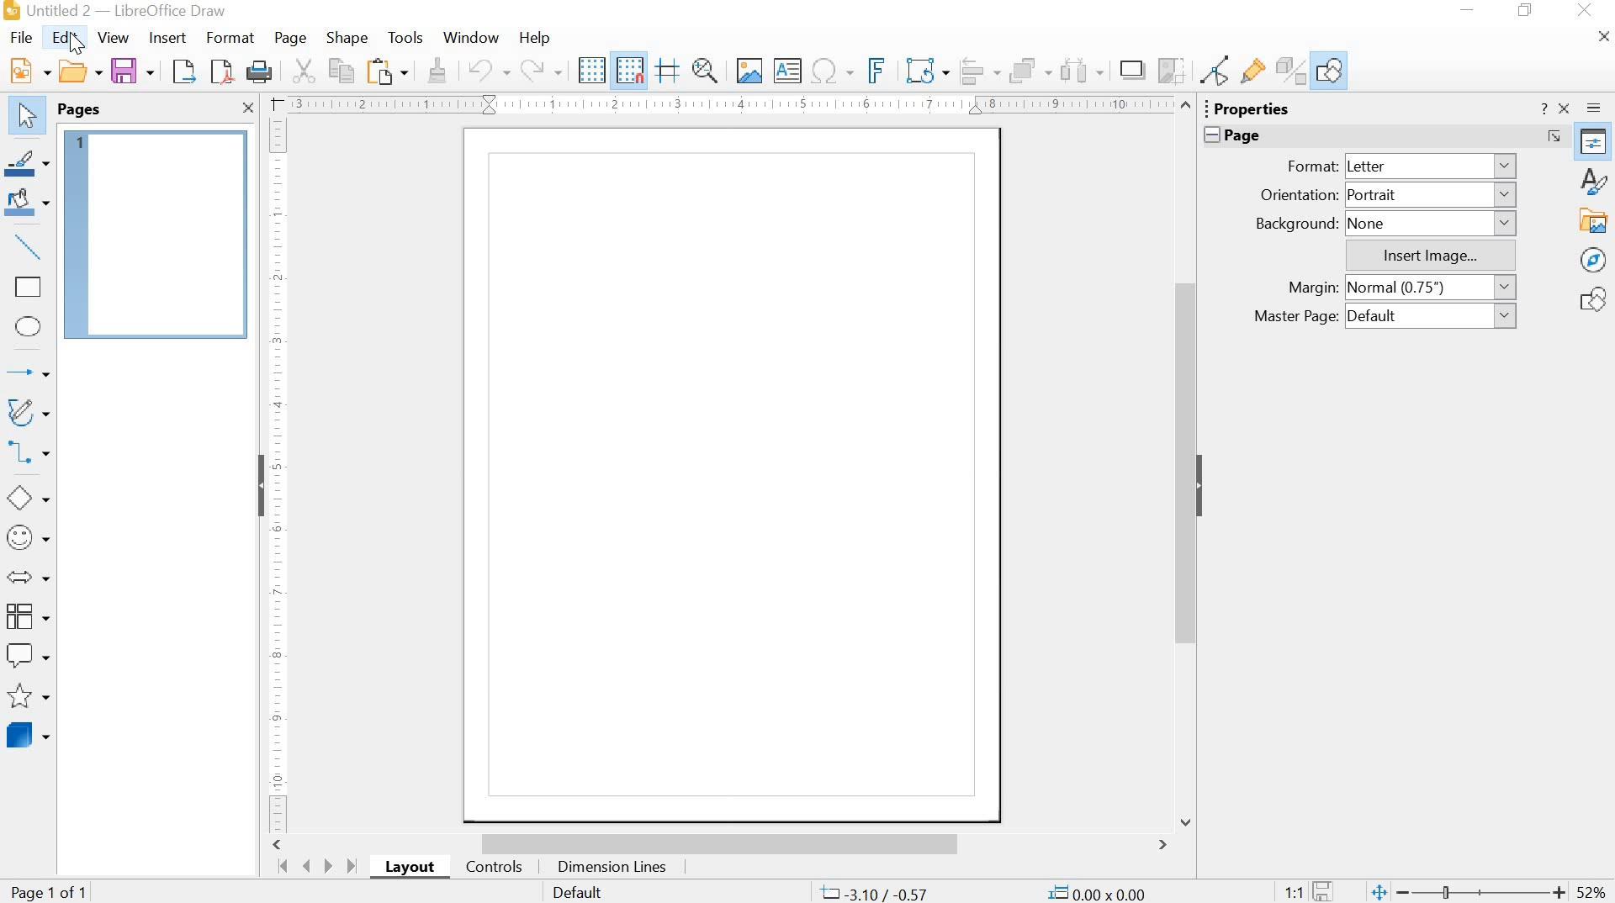  What do you see at coordinates (873, 69) in the screenshot?
I see `Insert Frontwork Text` at bounding box center [873, 69].